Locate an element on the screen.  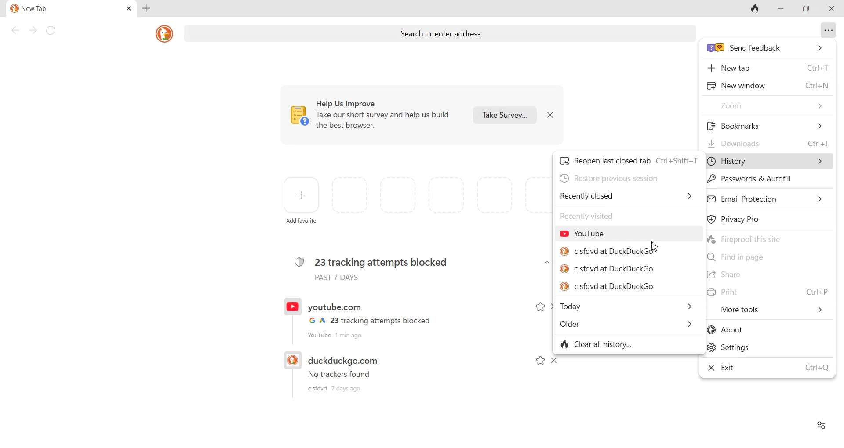
Maximize is located at coordinates (808, 9).